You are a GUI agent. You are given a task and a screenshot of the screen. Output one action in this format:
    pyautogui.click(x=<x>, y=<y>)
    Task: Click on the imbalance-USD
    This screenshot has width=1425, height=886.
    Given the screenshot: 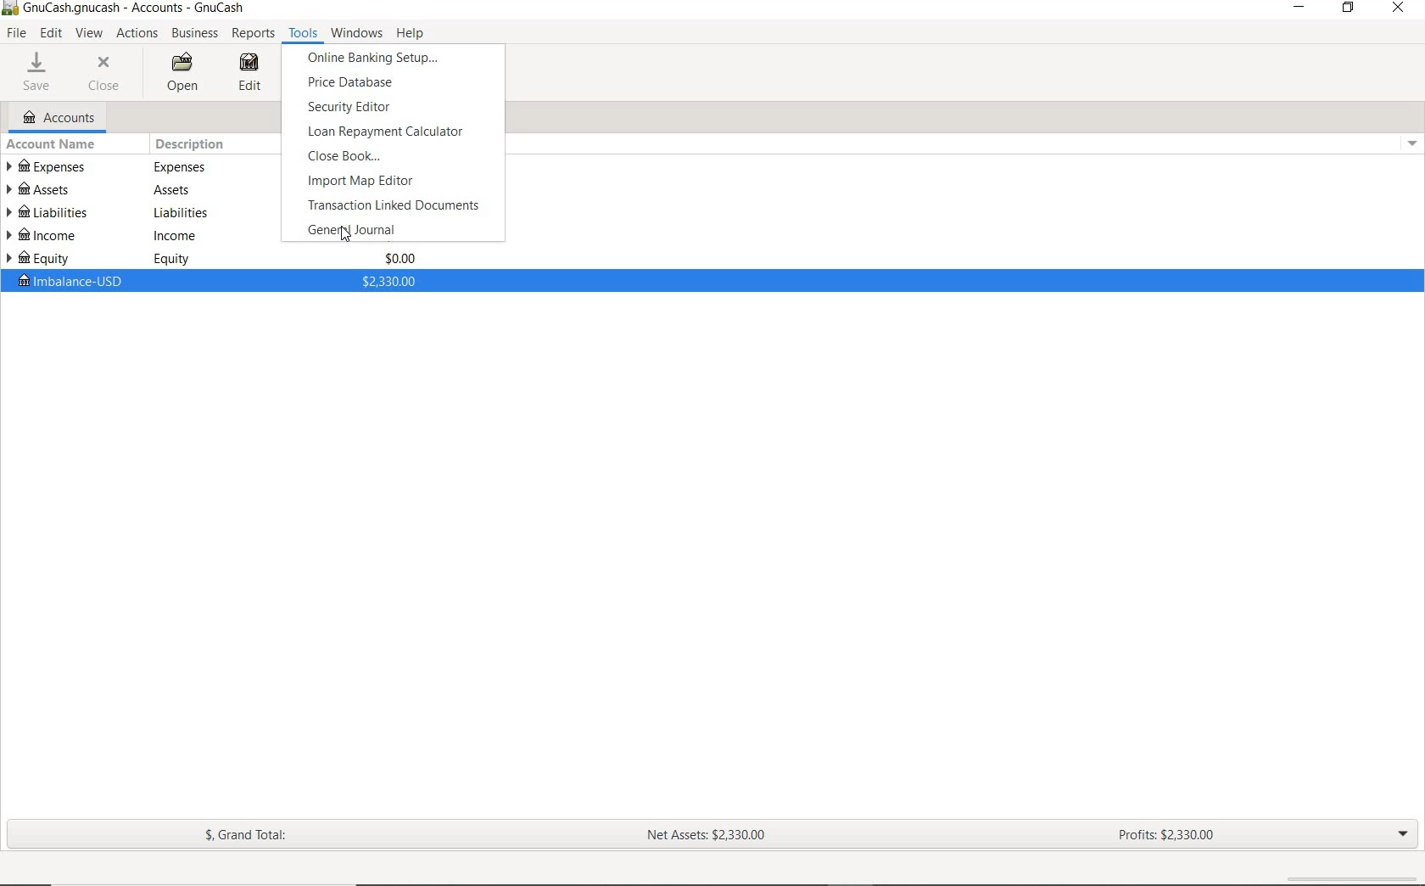 What is the action you would take?
    pyautogui.click(x=215, y=283)
    